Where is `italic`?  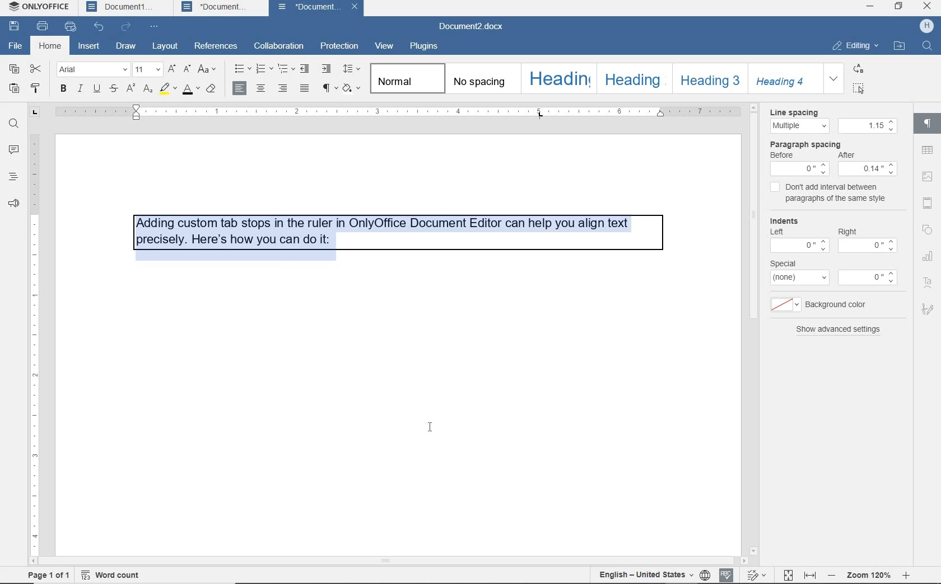 italic is located at coordinates (81, 90).